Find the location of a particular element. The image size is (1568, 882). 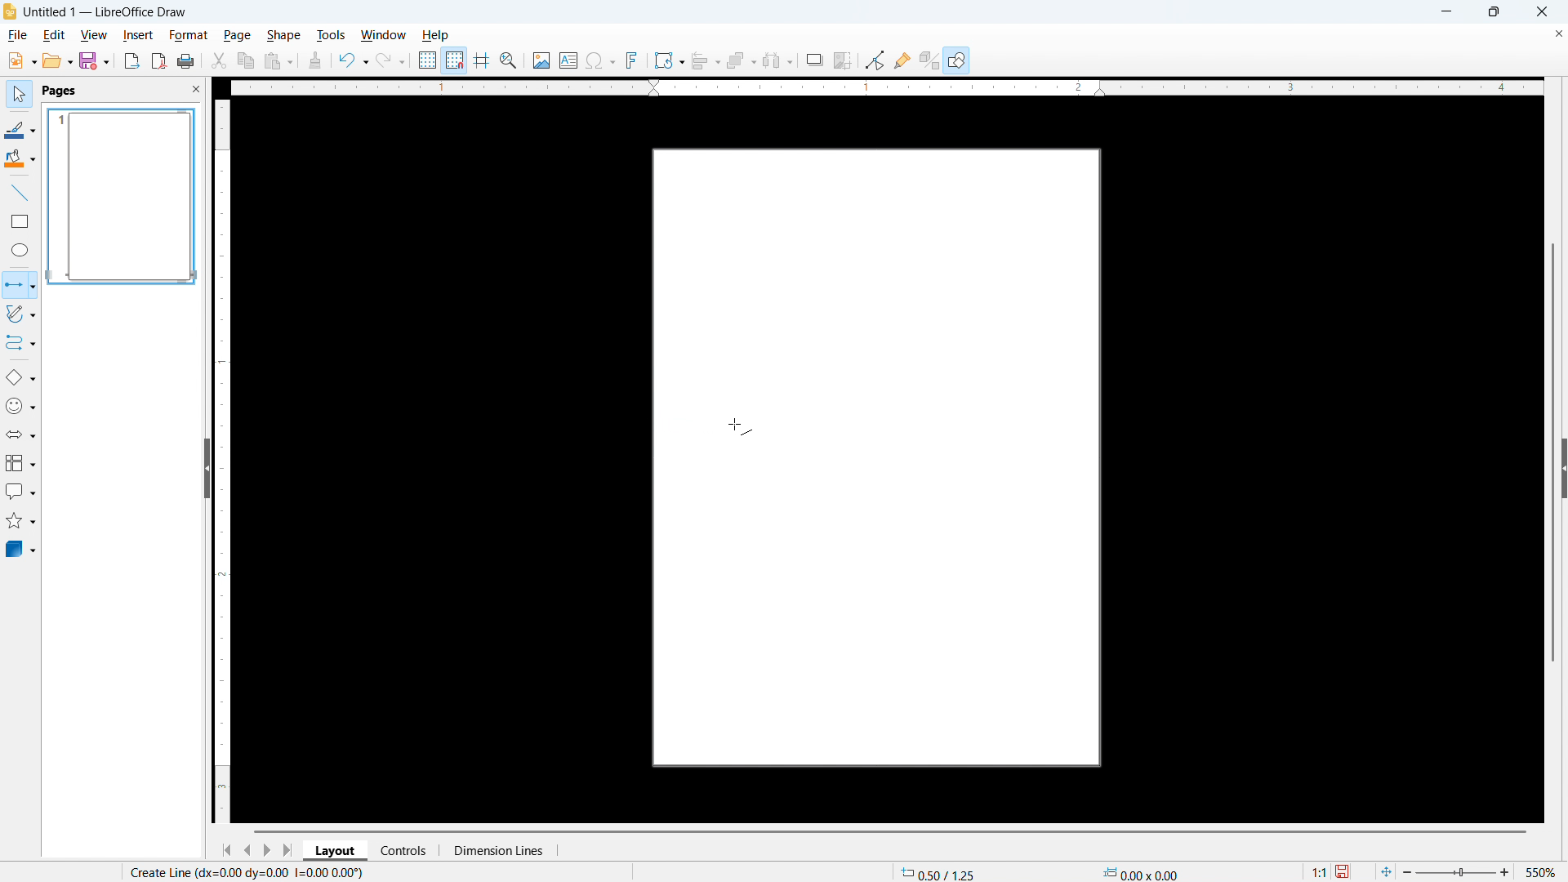

show Glue Point functions  is located at coordinates (902, 60).